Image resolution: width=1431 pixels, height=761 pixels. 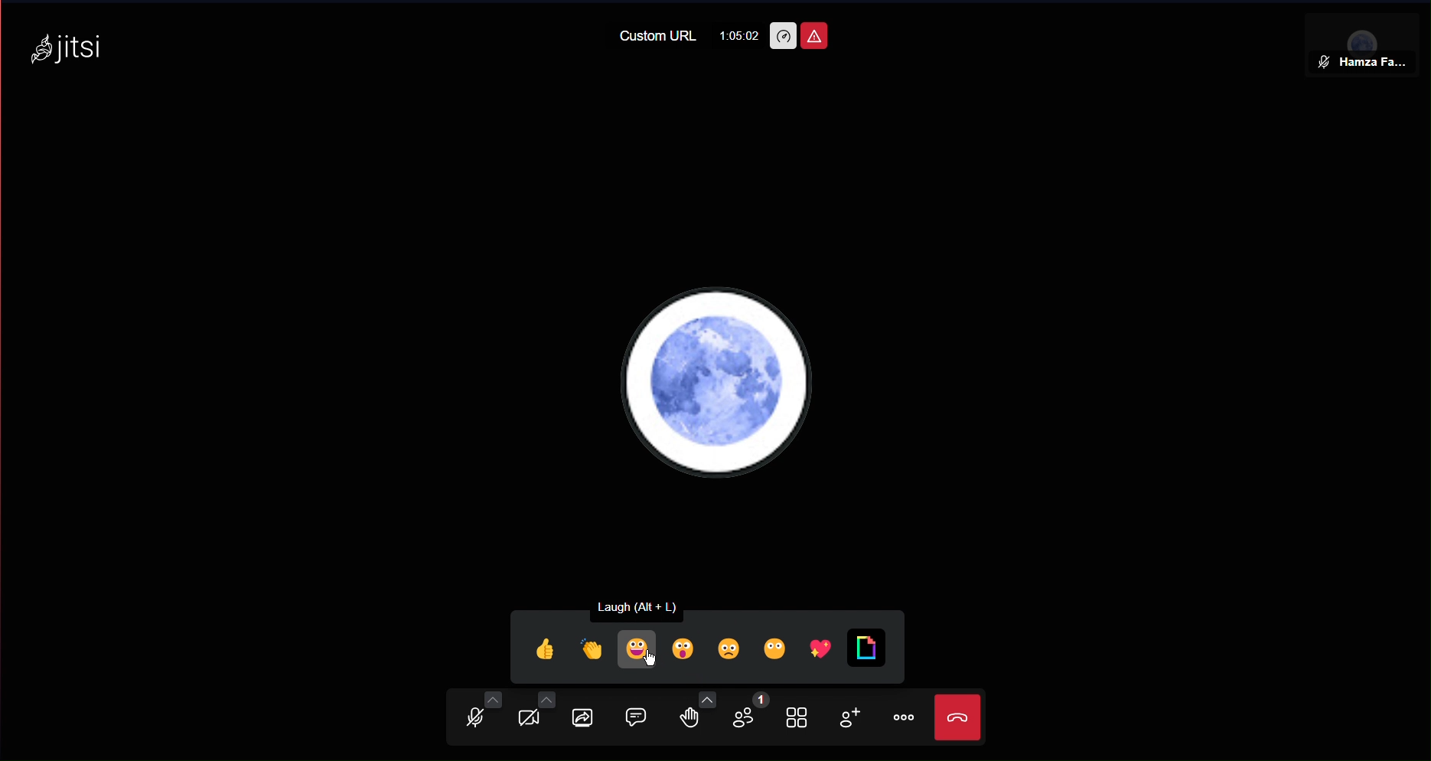 I want to click on Add Participant, so click(x=846, y=720).